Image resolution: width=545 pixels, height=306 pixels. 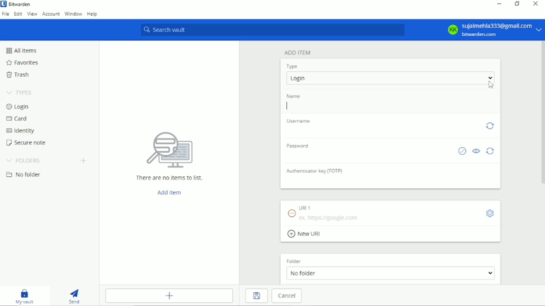 What do you see at coordinates (22, 63) in the screenshot?
I see `Favorites` at bounding box center [22, 63].